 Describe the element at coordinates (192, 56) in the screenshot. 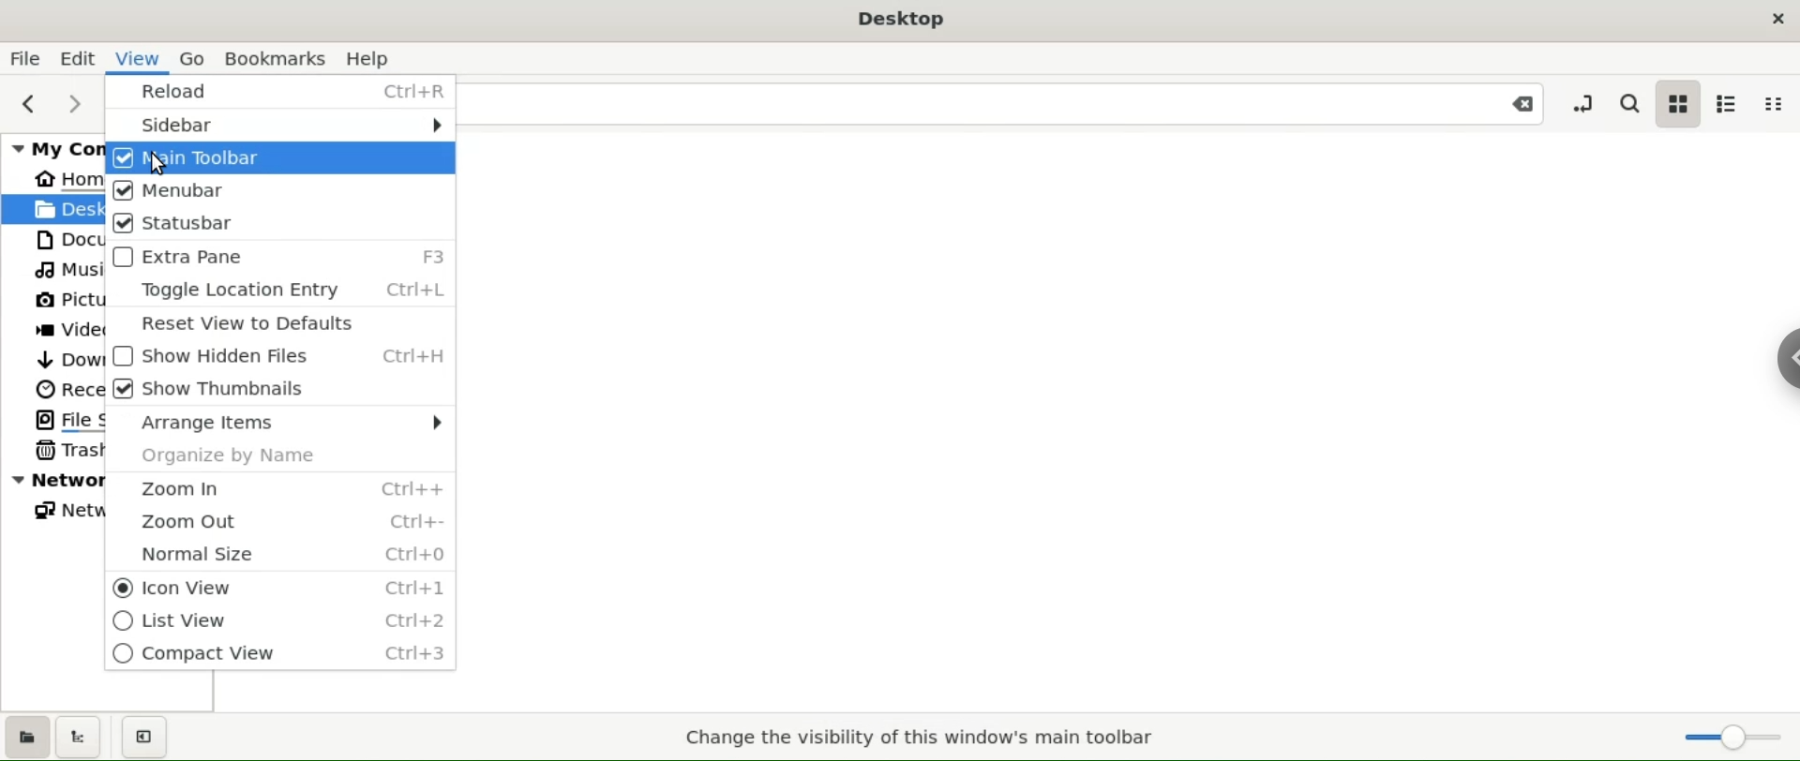

I see `go` at that location.